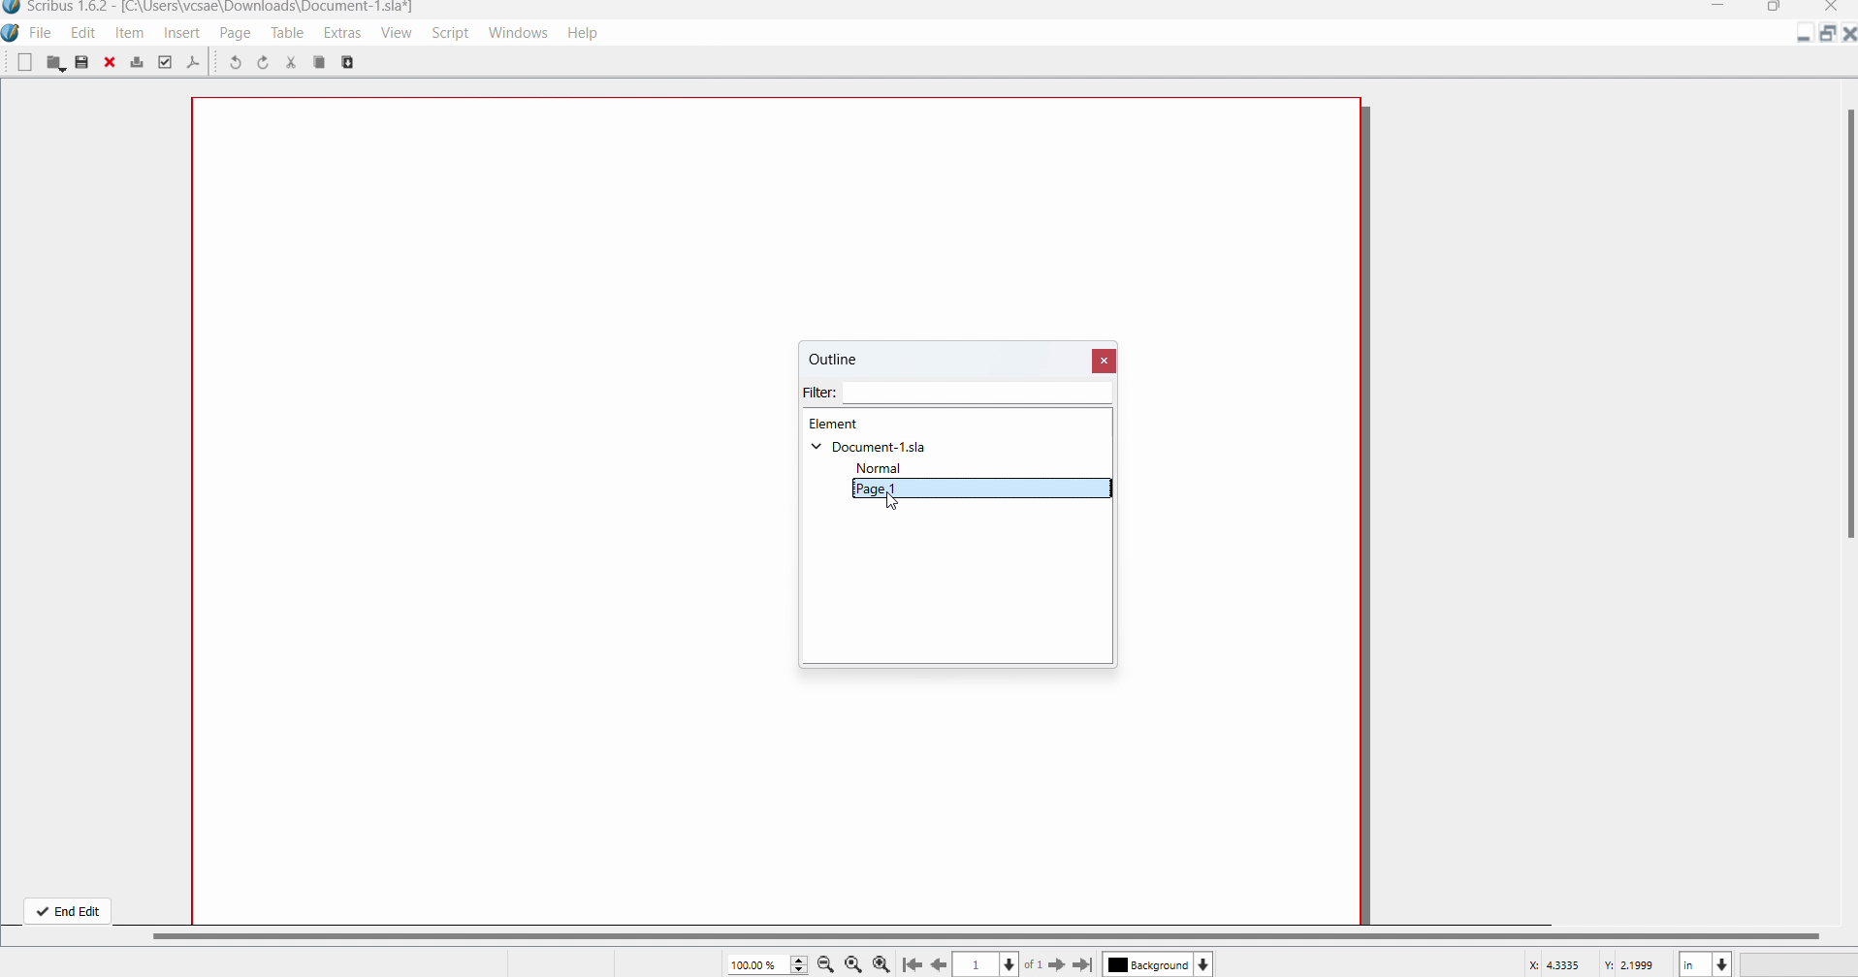 The image size is (1858, 977). Describe the element at coordinates (1846, 35) in the screenshot. I see `Close` at that location.